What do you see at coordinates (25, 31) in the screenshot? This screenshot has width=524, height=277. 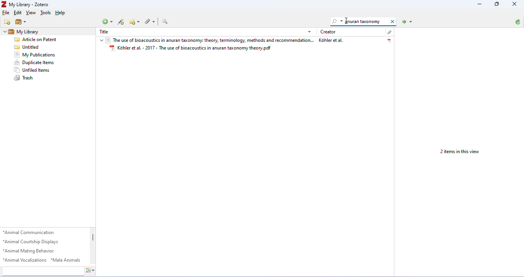 I see `My Library` at bounding box center [25, 31].